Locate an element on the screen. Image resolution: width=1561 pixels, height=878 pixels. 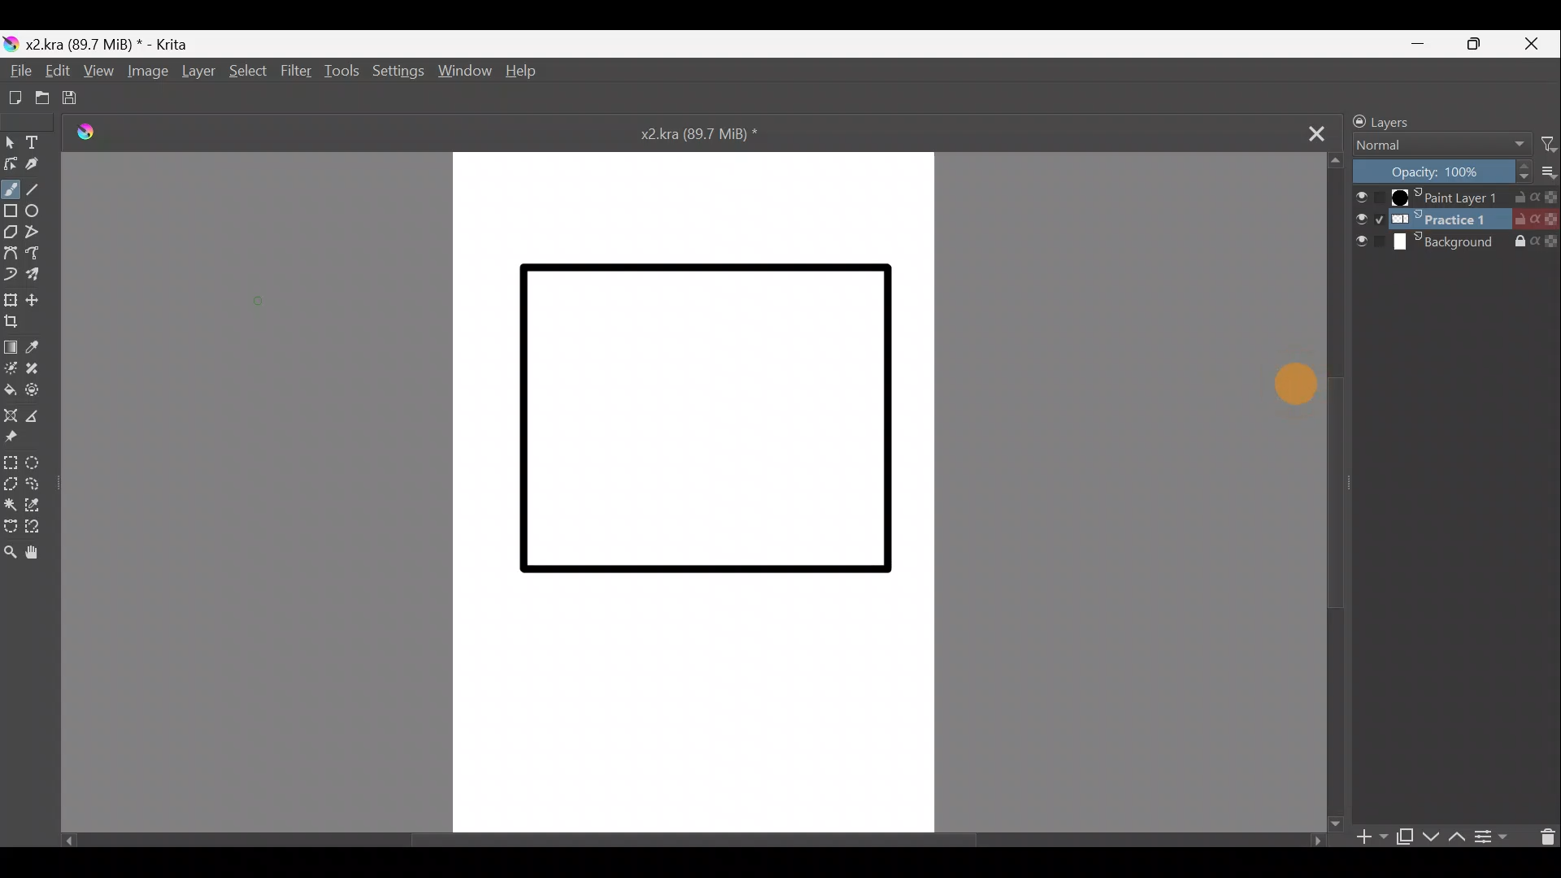
Save is located at coordinates (71, 98).